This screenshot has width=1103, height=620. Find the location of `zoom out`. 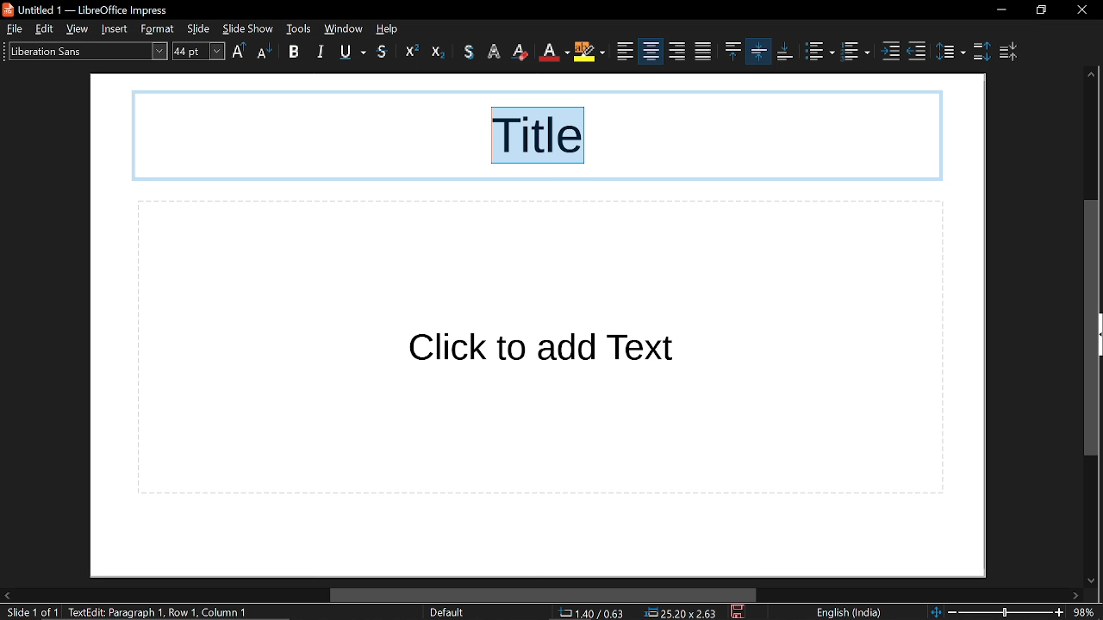

zoom out is located at coordinates (952, 611).